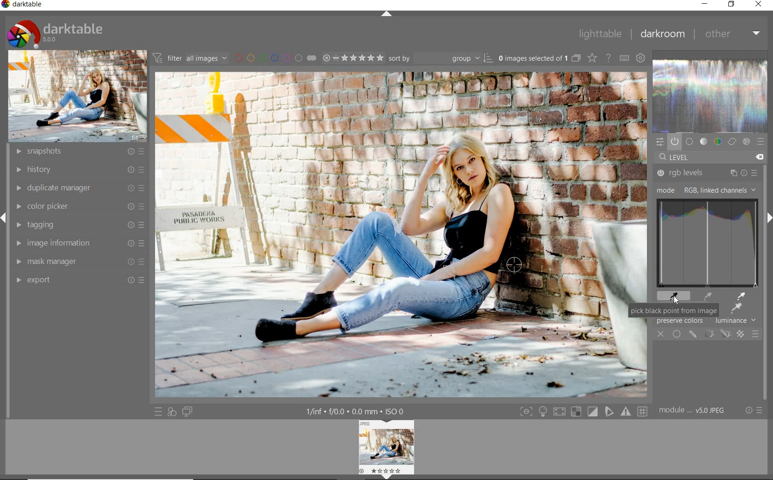 The width and height of the screenshot is (773, 480). What do you see at coordinates (388, 16) in the screenshot?
I see `expand/collapse` at bounding box center [388, 16].